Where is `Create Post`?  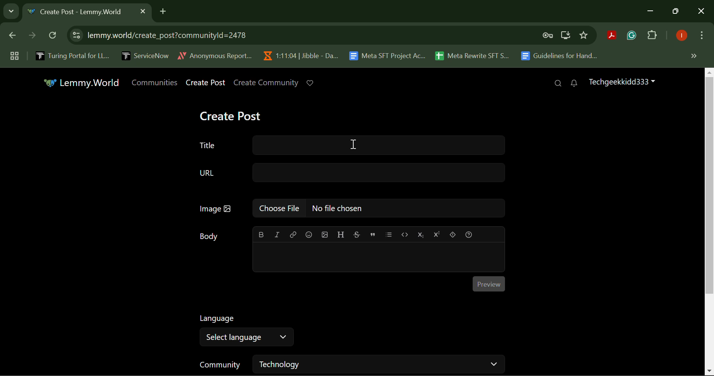 Create Post is located at coordinates (206, 83).